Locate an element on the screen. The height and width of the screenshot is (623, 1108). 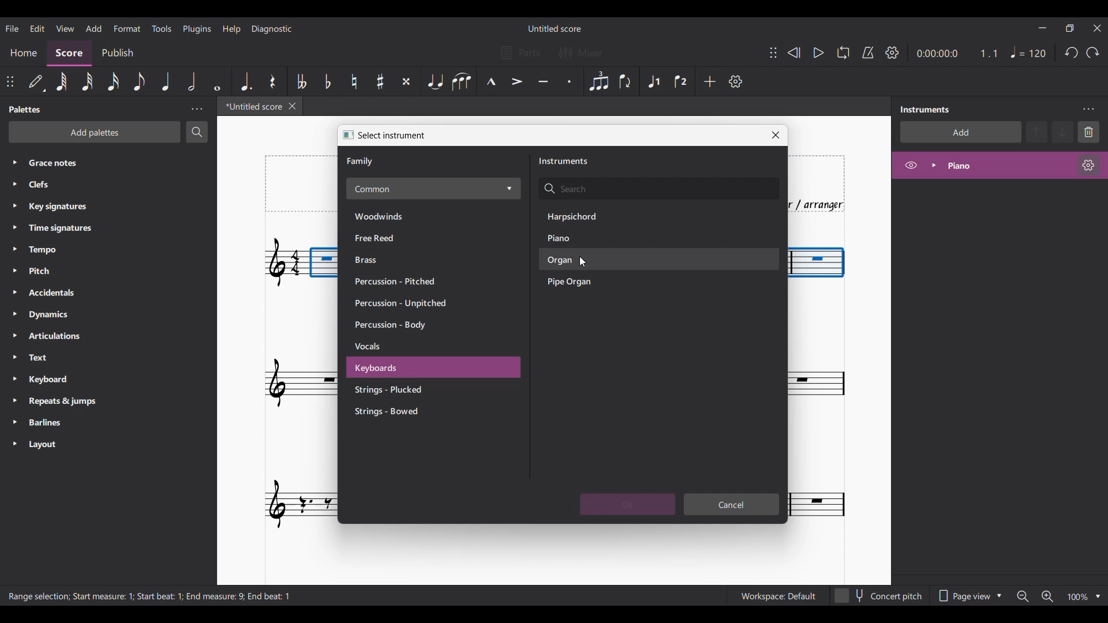
16th note is located at coordinates (113, 81).